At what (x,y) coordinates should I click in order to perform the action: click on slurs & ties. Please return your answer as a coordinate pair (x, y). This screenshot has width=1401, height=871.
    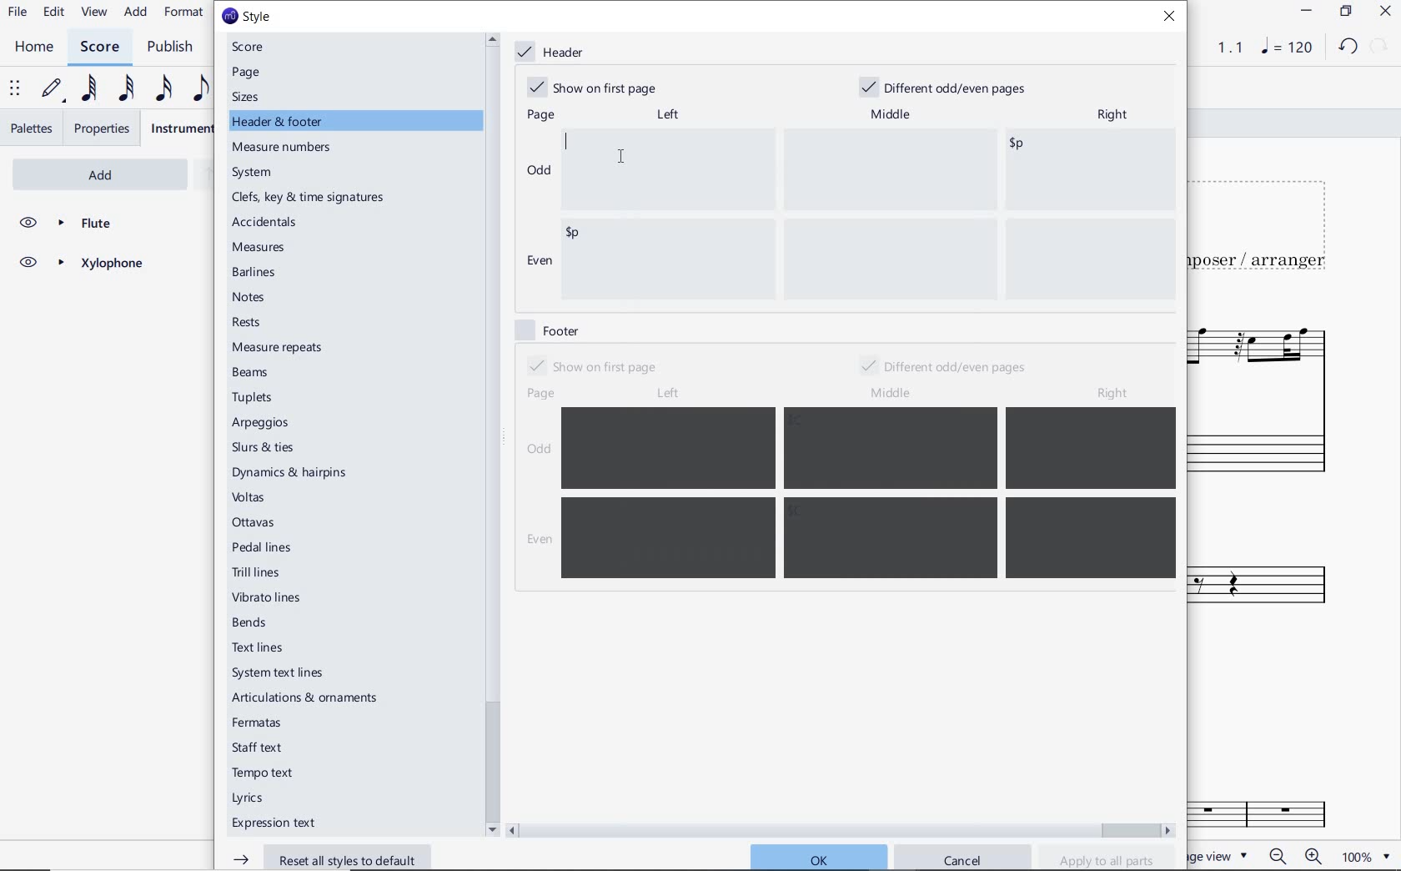
    Looking at the image, I should click on (264, 449).